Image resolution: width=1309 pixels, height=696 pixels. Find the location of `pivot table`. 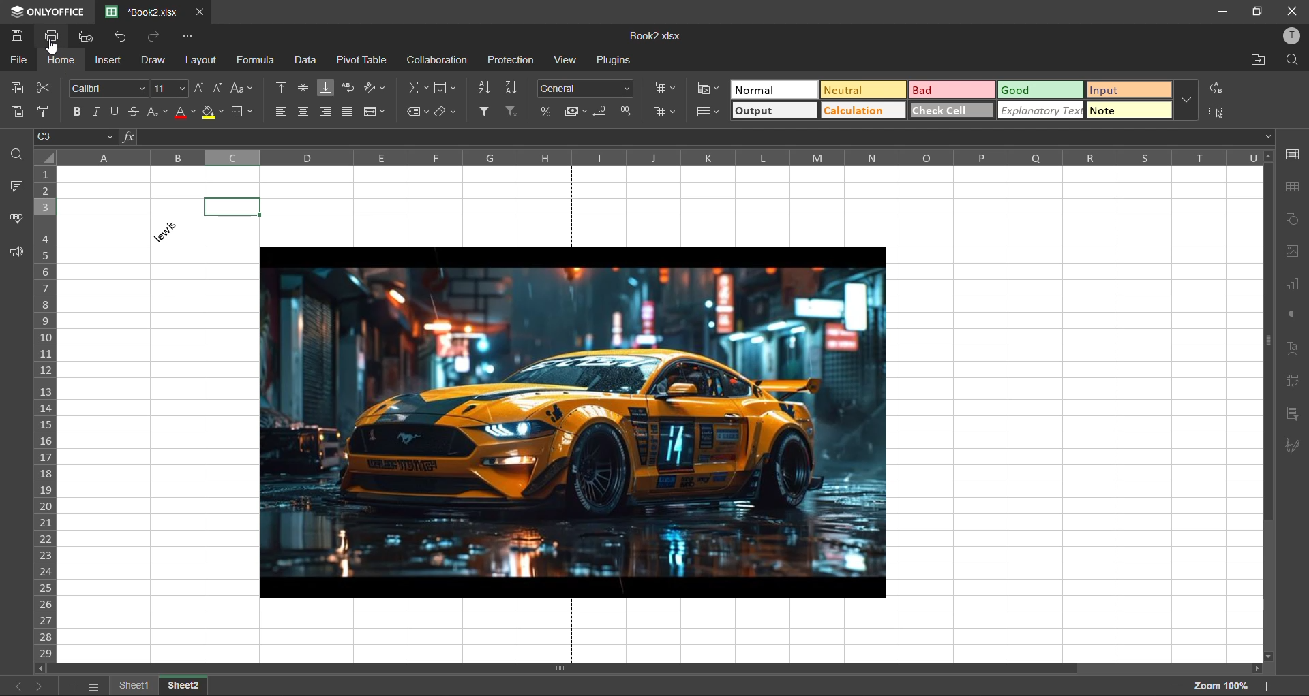

pivot table is located at coordinates (360, 59).